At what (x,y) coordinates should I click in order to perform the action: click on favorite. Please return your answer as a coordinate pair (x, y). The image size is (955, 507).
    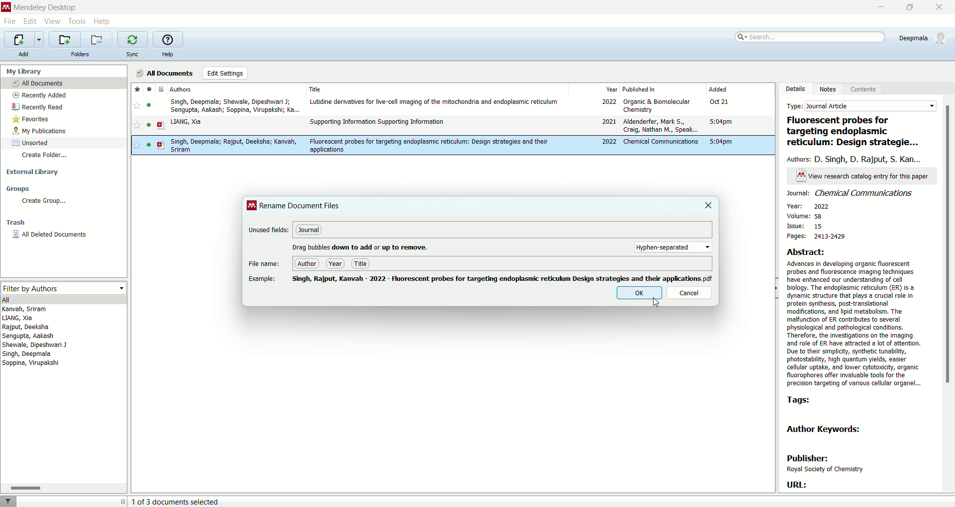
    Looking at the image, I should click on (137, 88).